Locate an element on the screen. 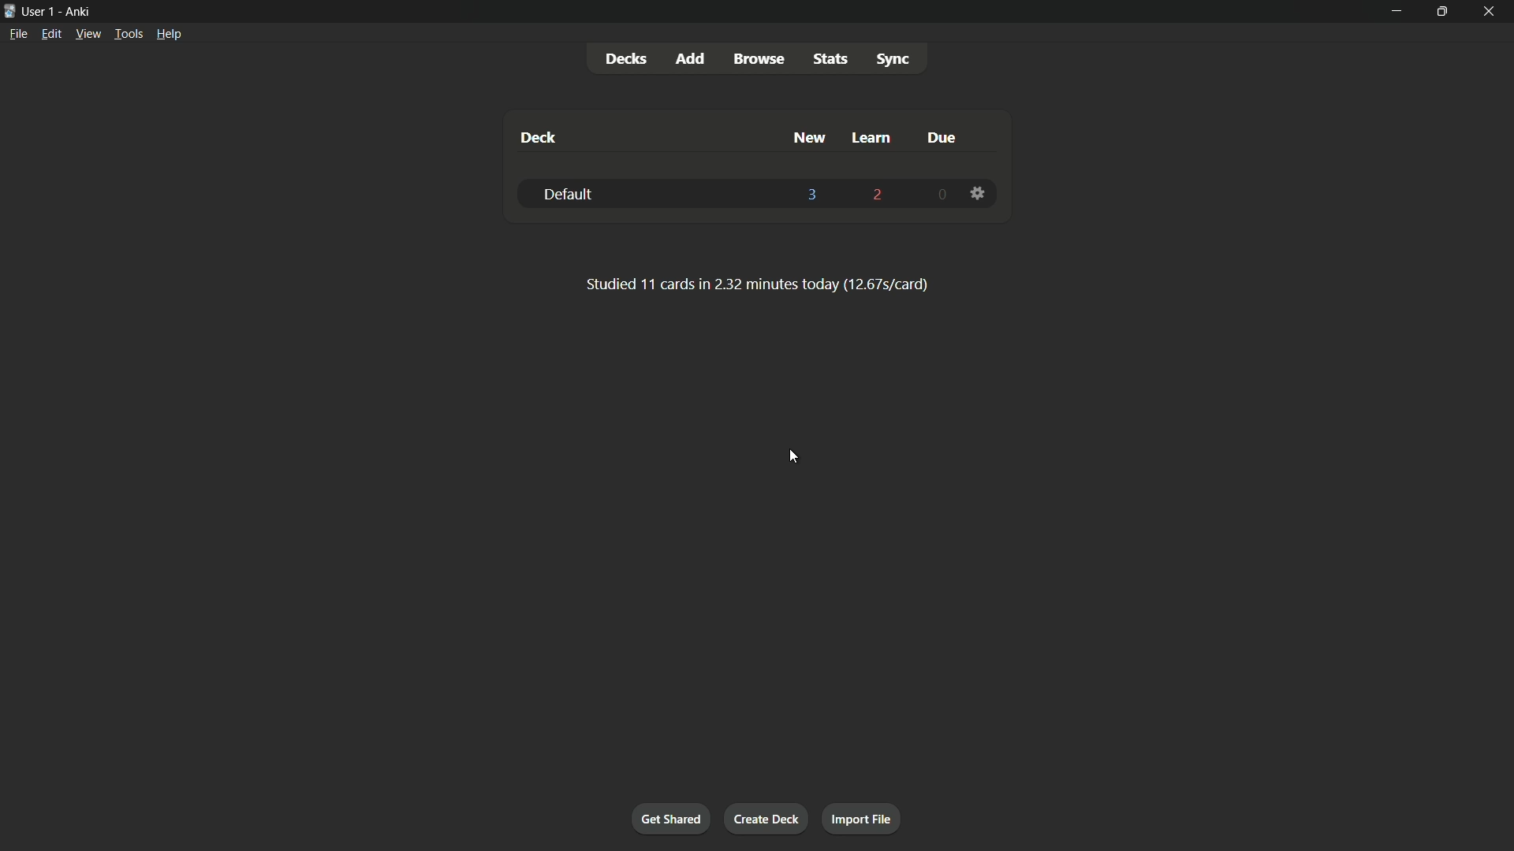 This screenshot has width=1514, height=851. maximize is located at coordinates (1444, 11).